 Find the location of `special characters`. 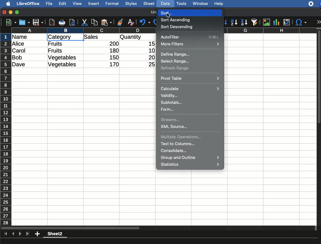

special characters is located at coordinates (300, 22).